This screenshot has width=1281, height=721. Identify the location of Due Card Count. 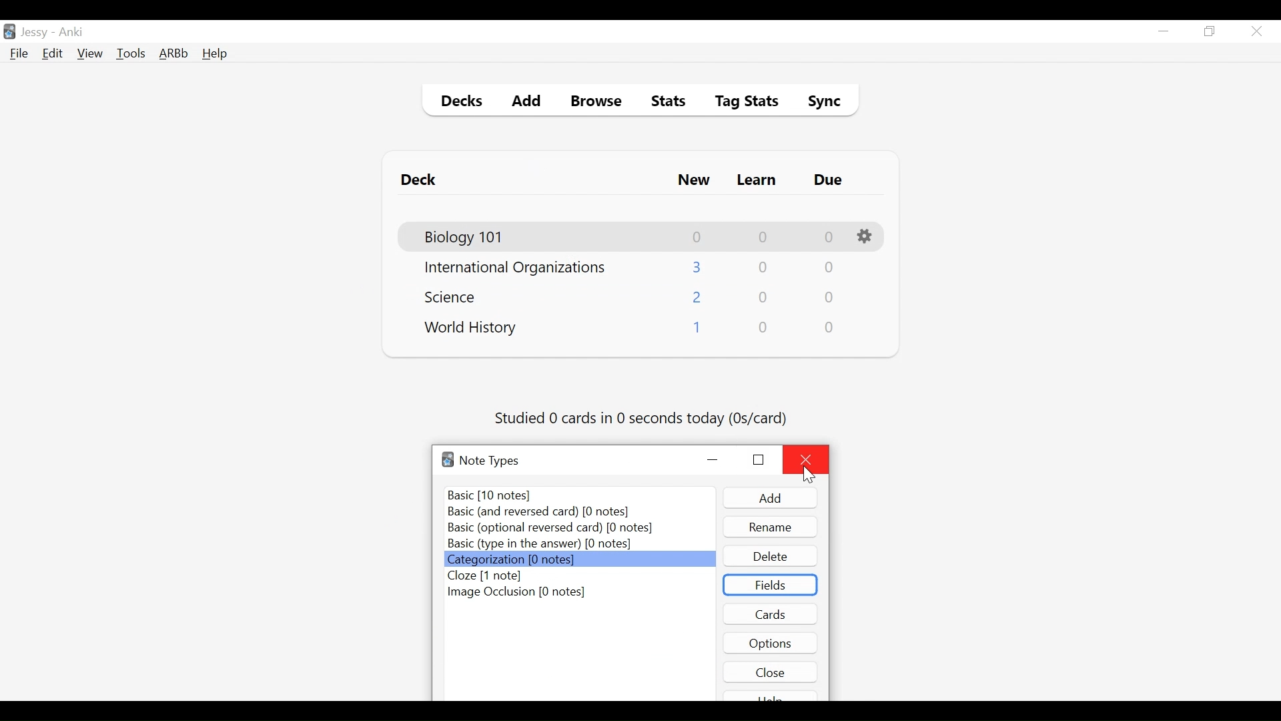
(830, 298).